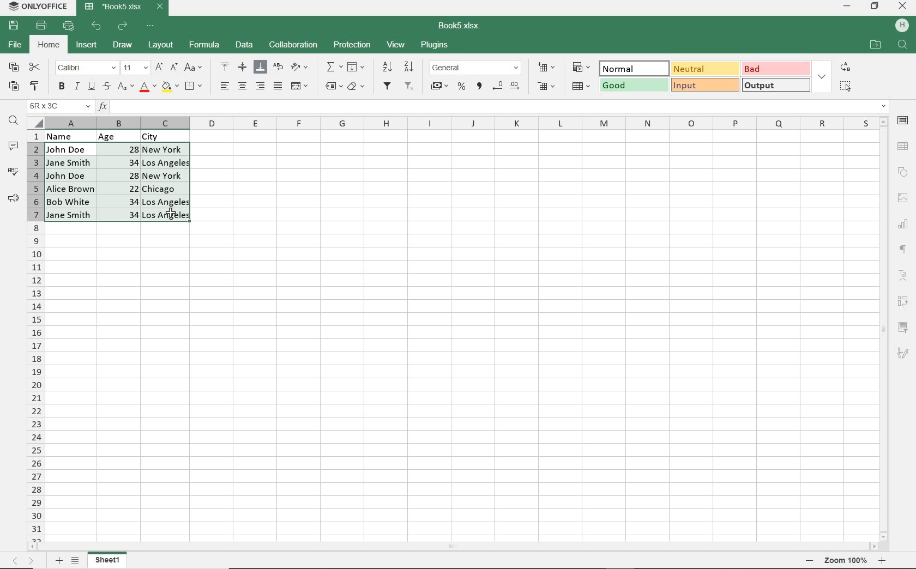 The image size is (916, 569). I want to click on FILL COLOR, so click(170, 86).